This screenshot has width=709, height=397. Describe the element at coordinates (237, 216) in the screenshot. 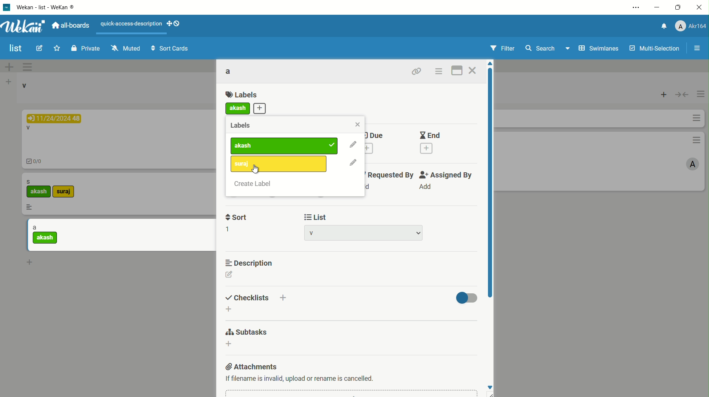

I see `sort` at that location.